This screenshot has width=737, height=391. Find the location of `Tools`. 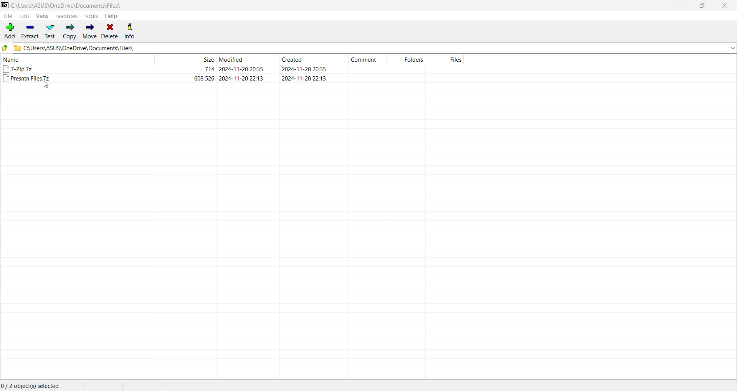

Tools is located at coordinates (91, 16).